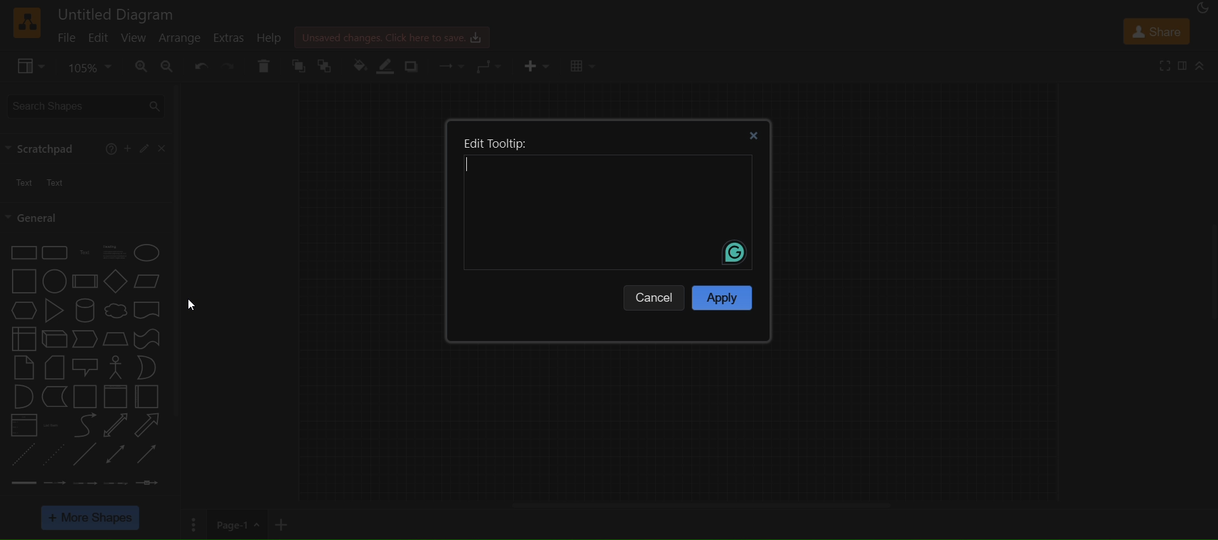 This screenshot has height=540, width=1218. Describe the element at coordinates (177, 249) in the screenshot. I see `vertical scroll bar` at that location.